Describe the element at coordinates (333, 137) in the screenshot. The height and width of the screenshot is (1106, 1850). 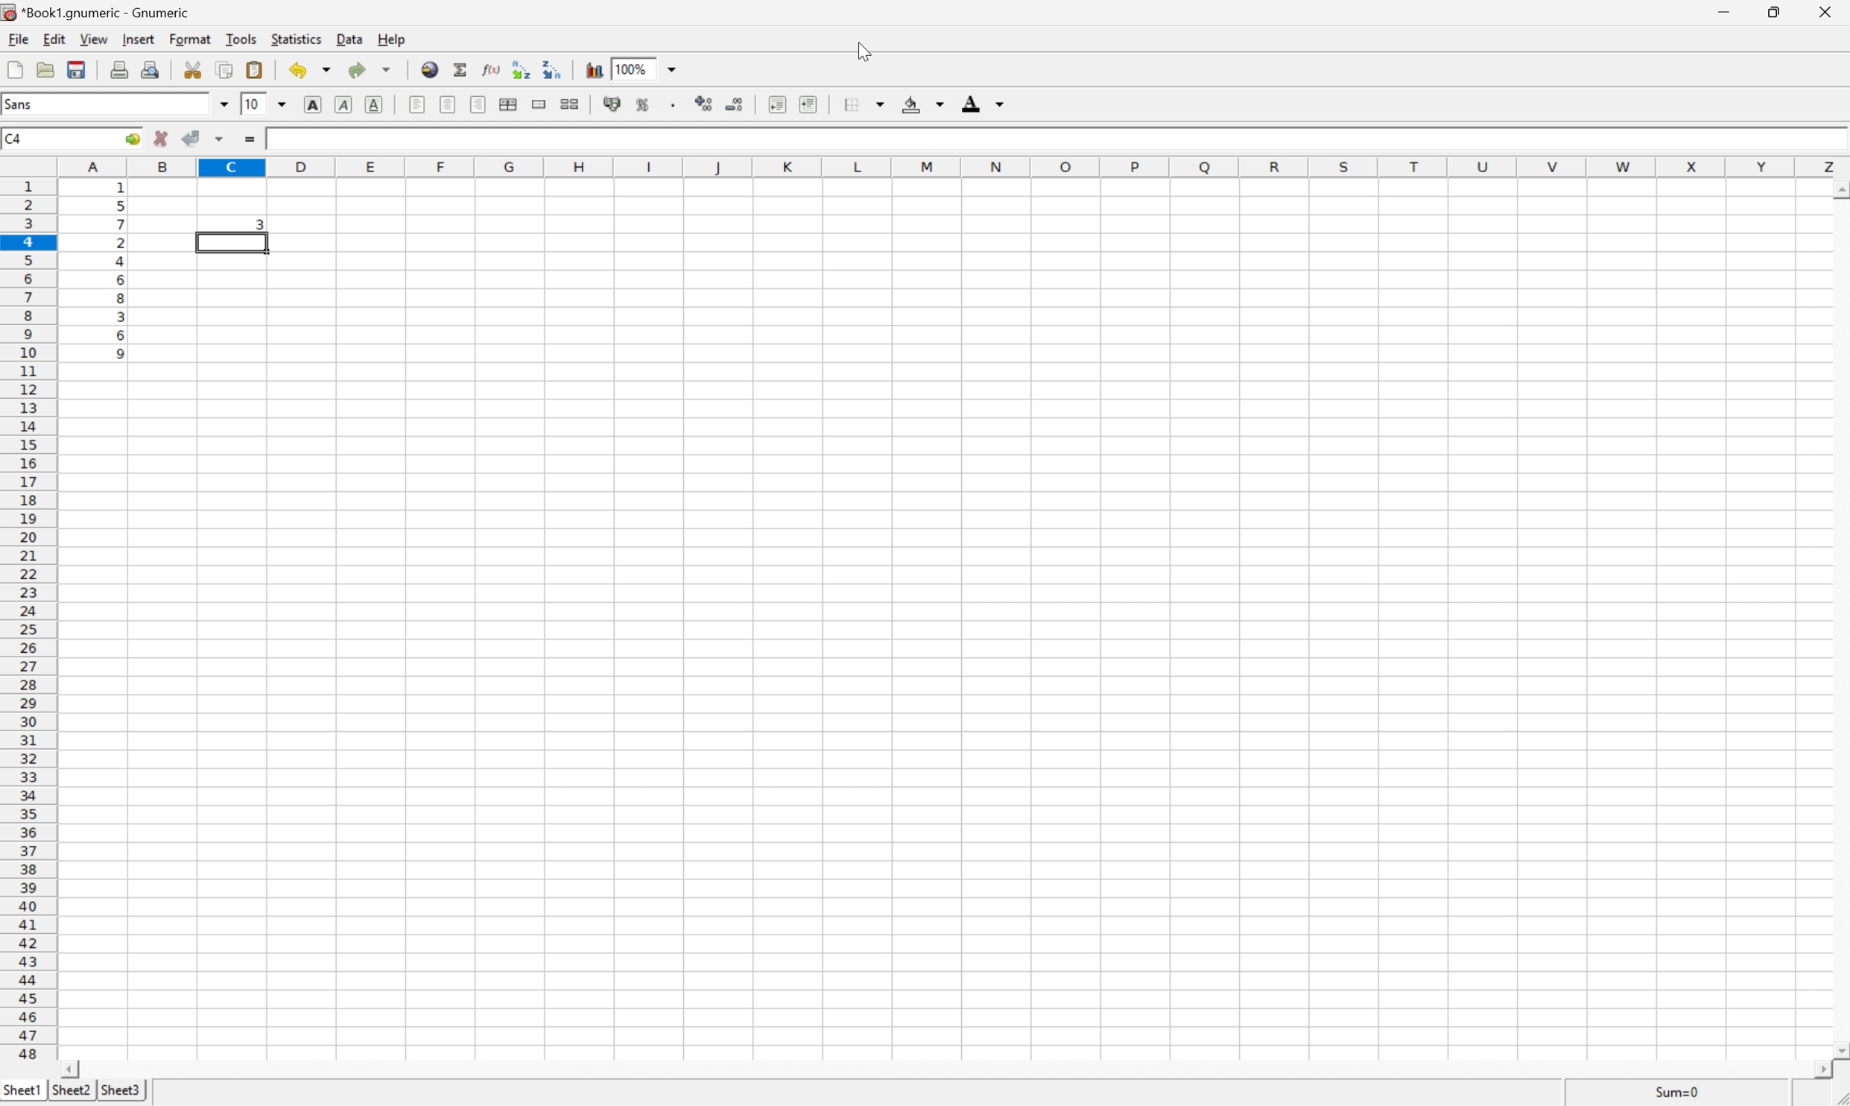
I see `=RANK(A3,A$1:A$10)` at that location.